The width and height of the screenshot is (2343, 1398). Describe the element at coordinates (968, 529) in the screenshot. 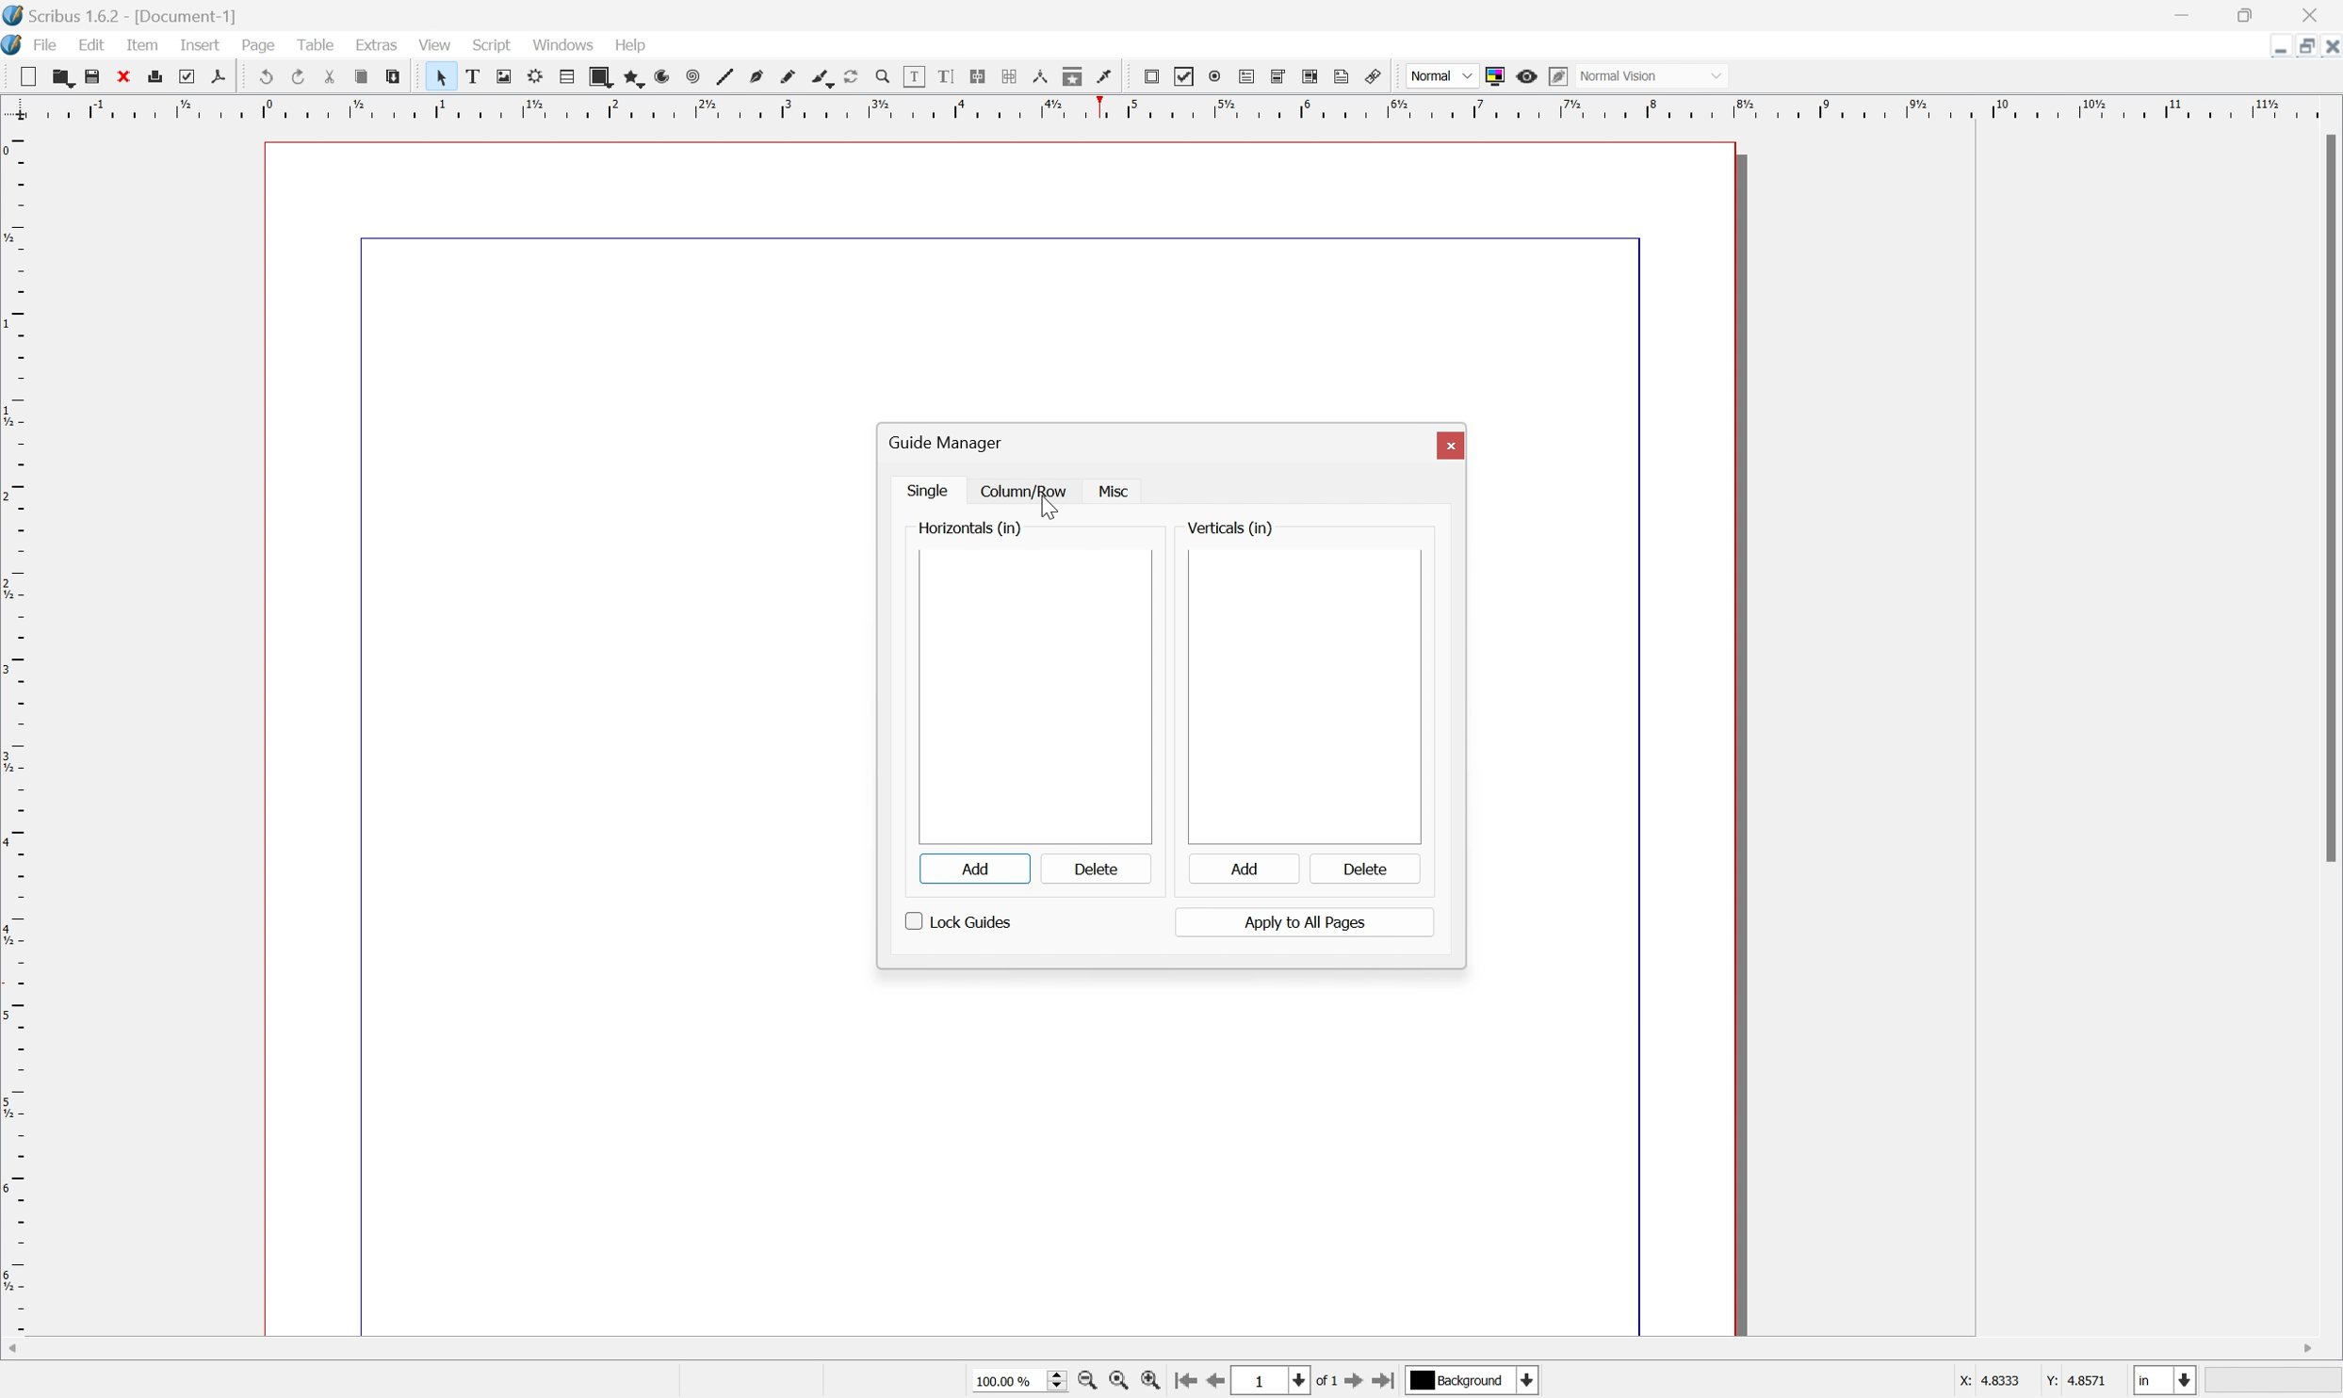

I see `horizontals` at that location.